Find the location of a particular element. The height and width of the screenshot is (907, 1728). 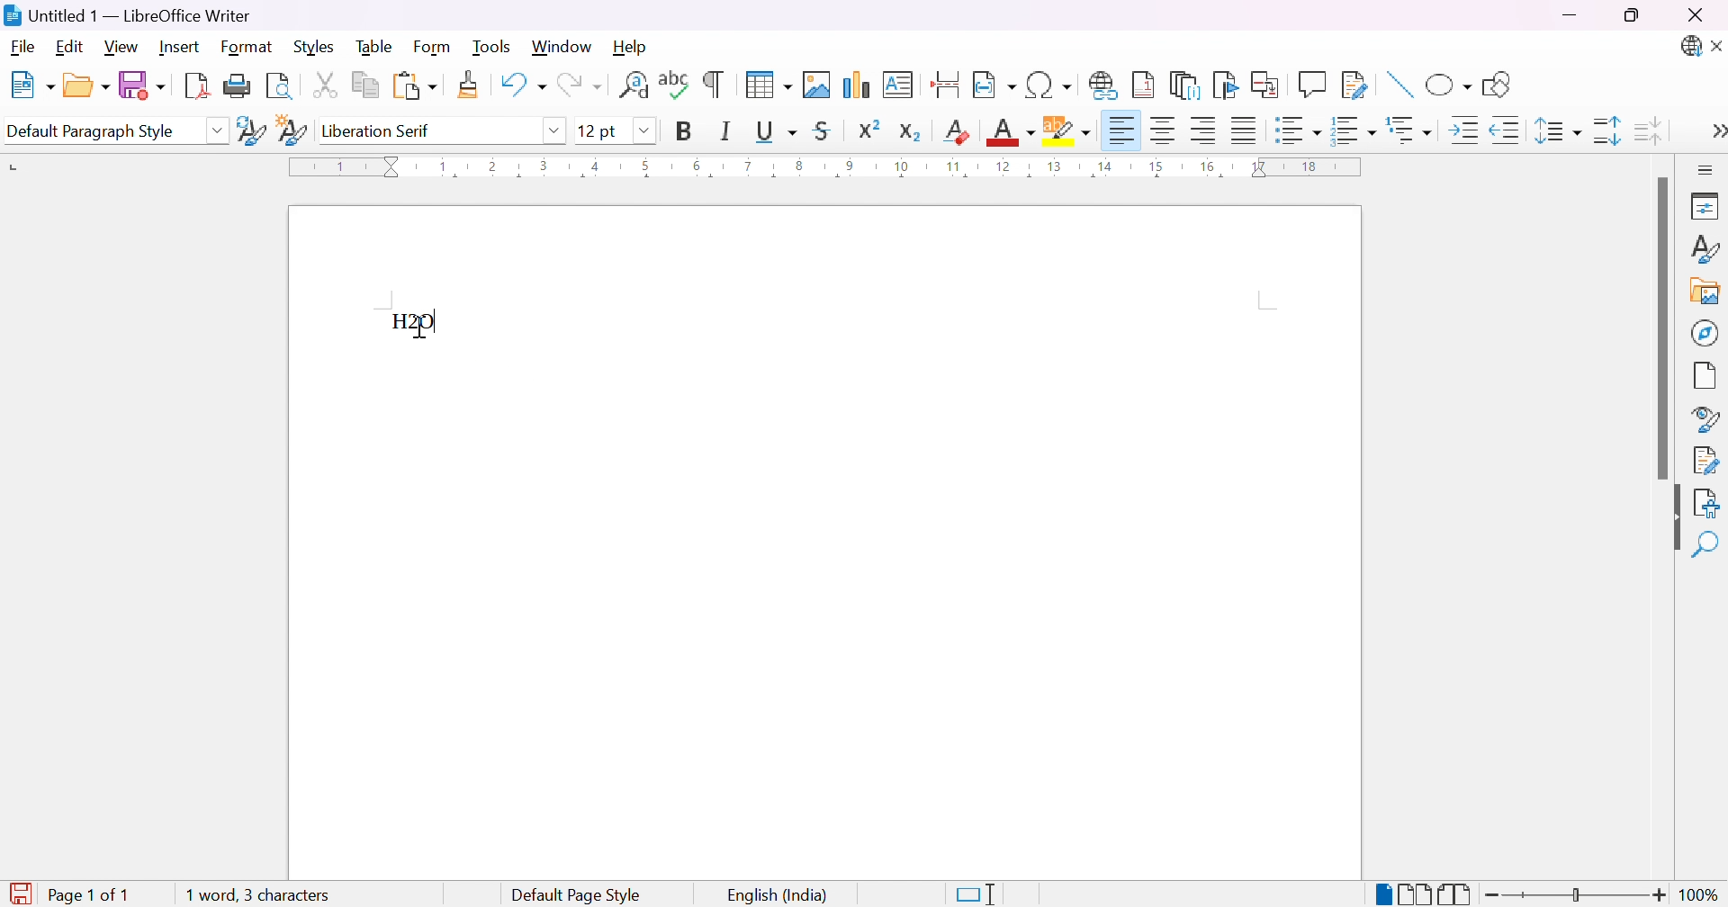

Align right is located at coordinates (1205, 131).